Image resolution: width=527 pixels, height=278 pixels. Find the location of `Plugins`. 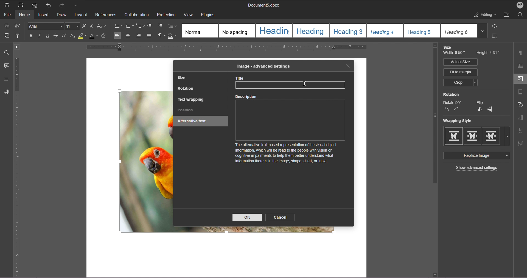

Plugins is located at coordinates (210, 14).